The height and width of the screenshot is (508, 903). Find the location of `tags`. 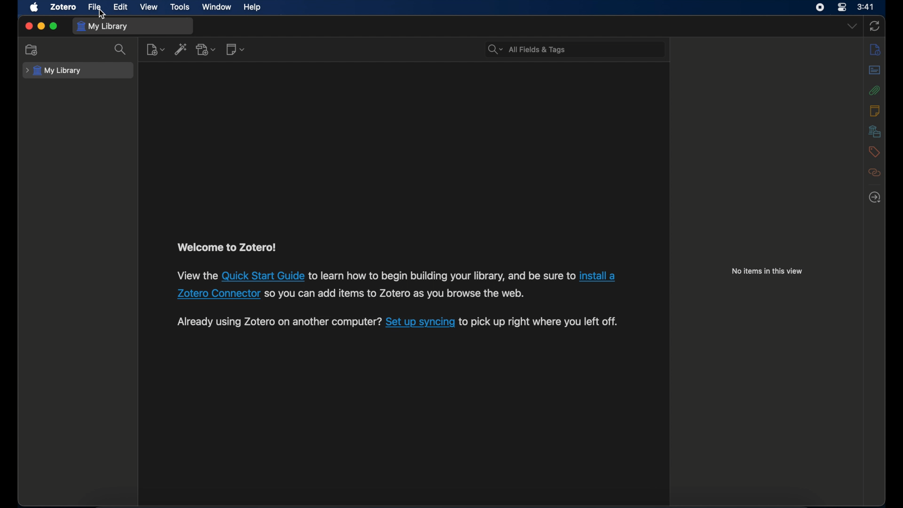

tags is located at coordinates (875, 152).